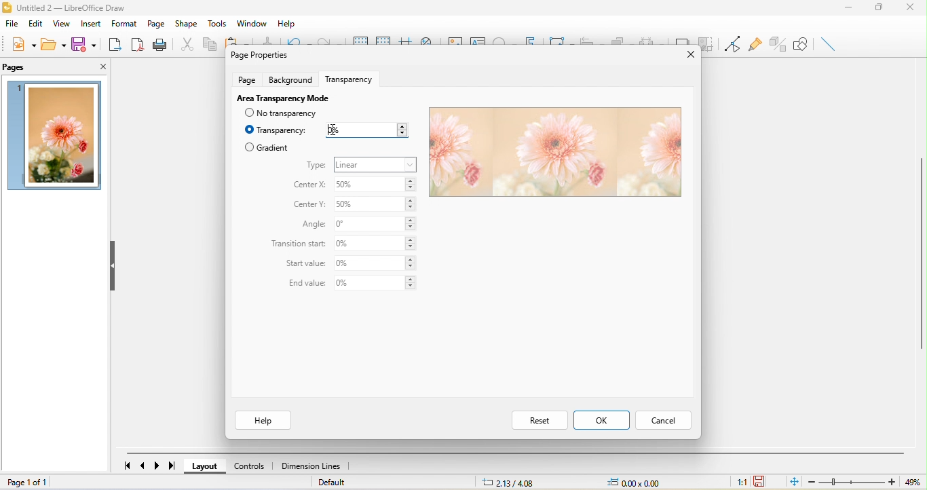  What do you see at coordinates (921, 252) in the screenshot?
I see `vertical scroll bar` at bounding box center [921, 252].